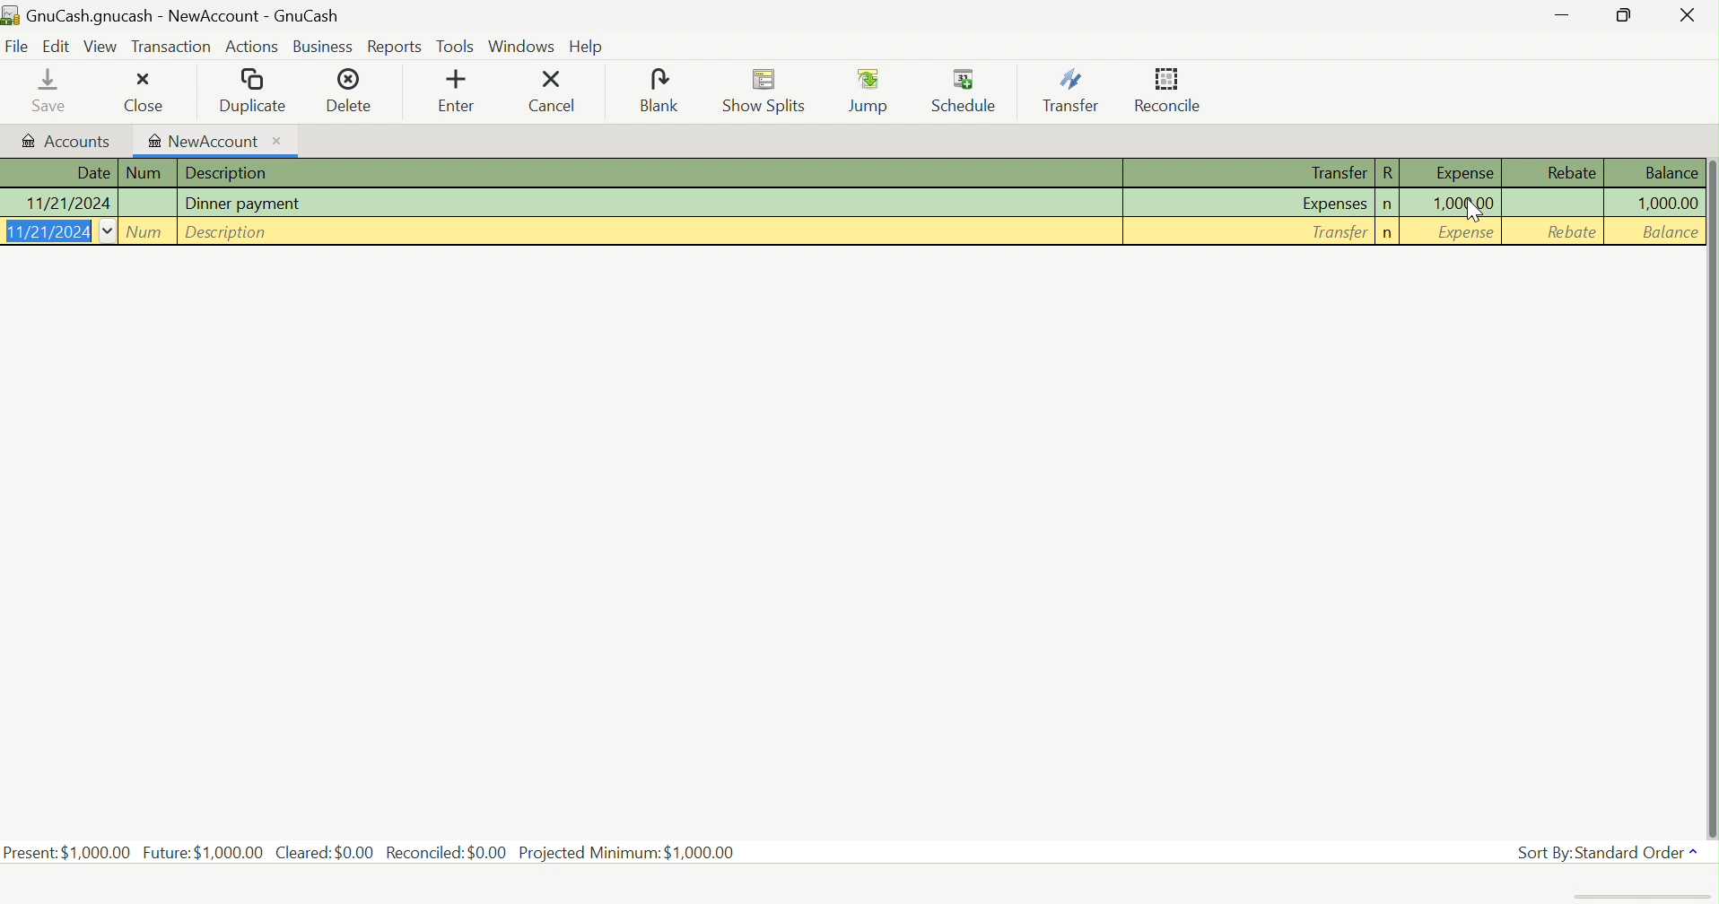  What do you see at coordinates (1467, 203) in the screenshot?
I see `1,000.00` at bounding box center [1467, 203].